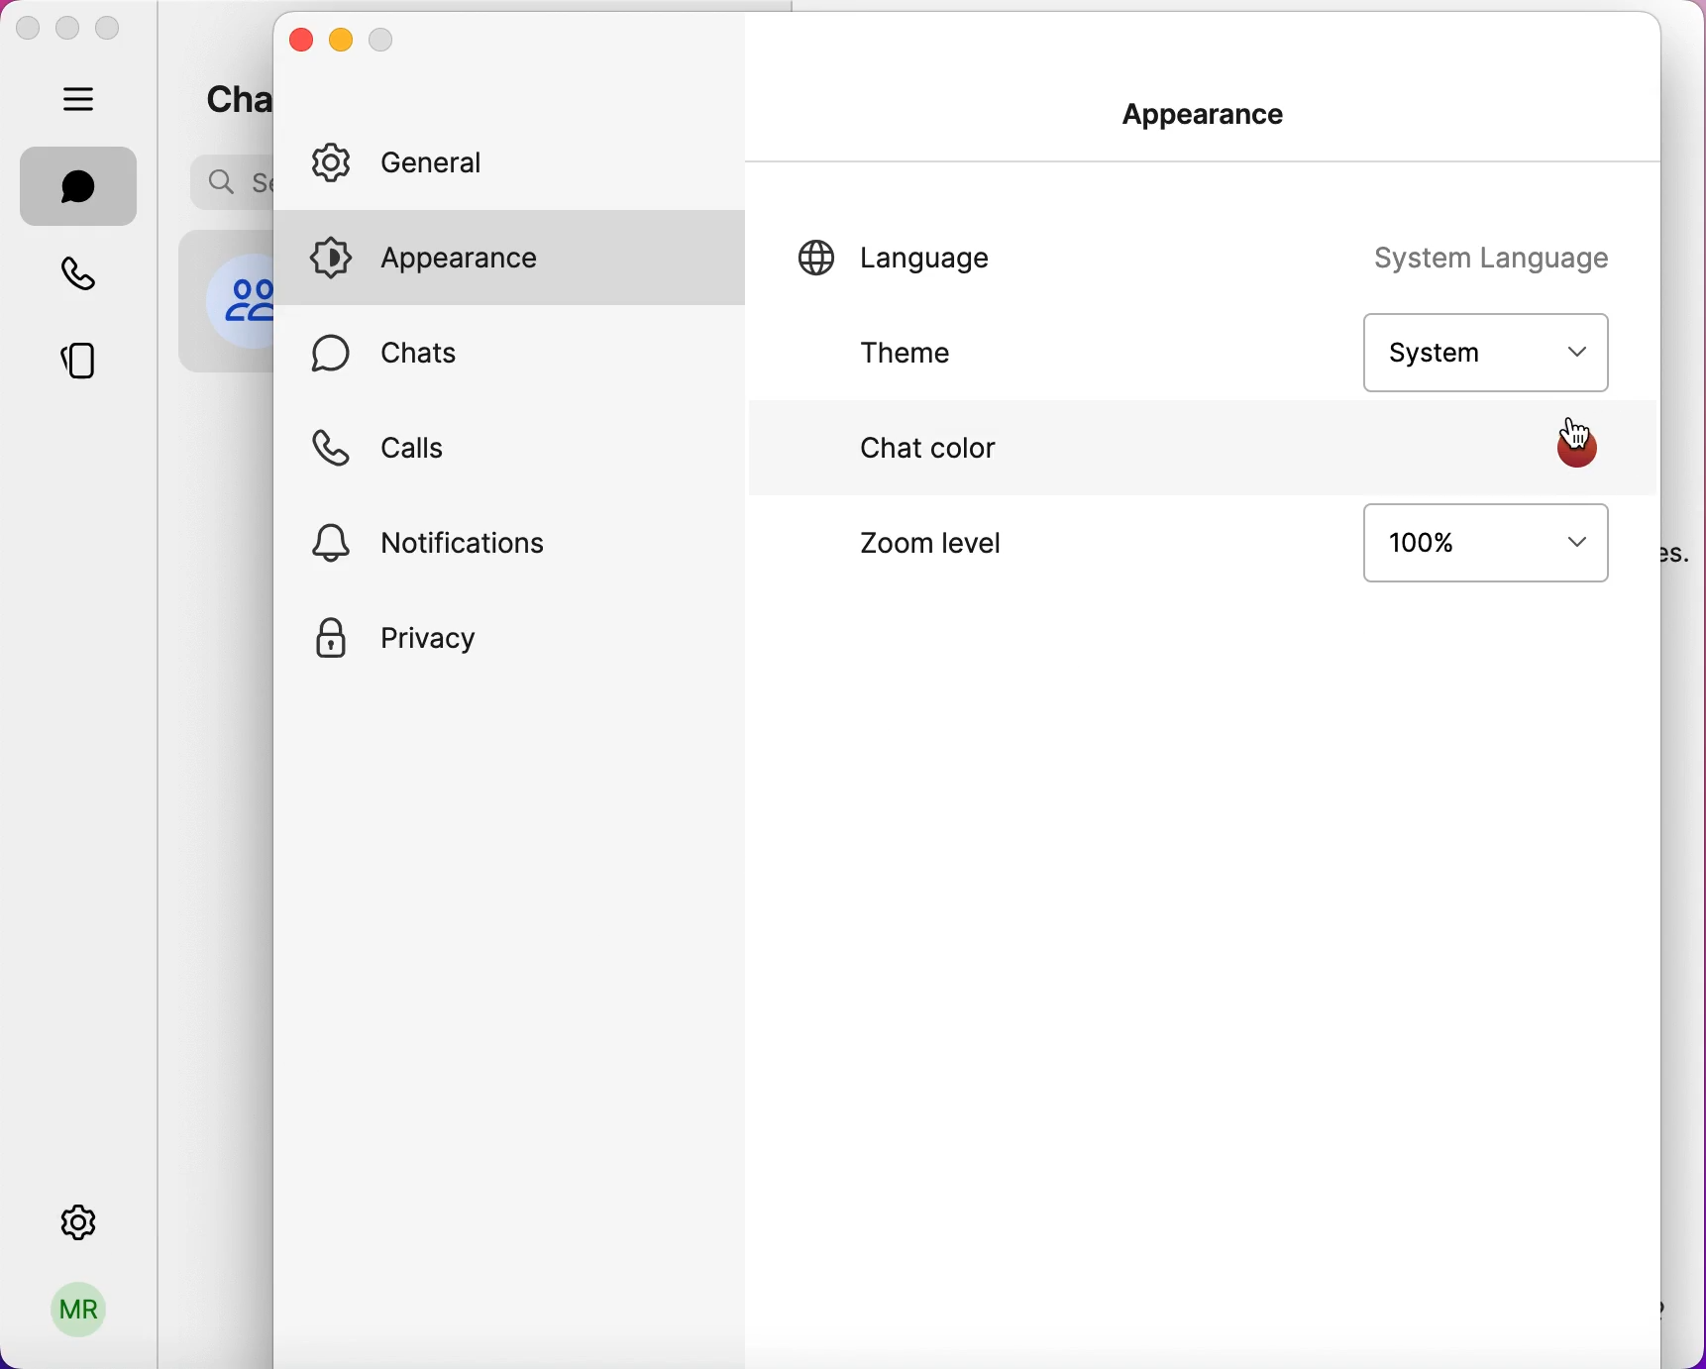  Describe the element at coordinates (947, 356) in the screenshot. I see `theme` at that location.